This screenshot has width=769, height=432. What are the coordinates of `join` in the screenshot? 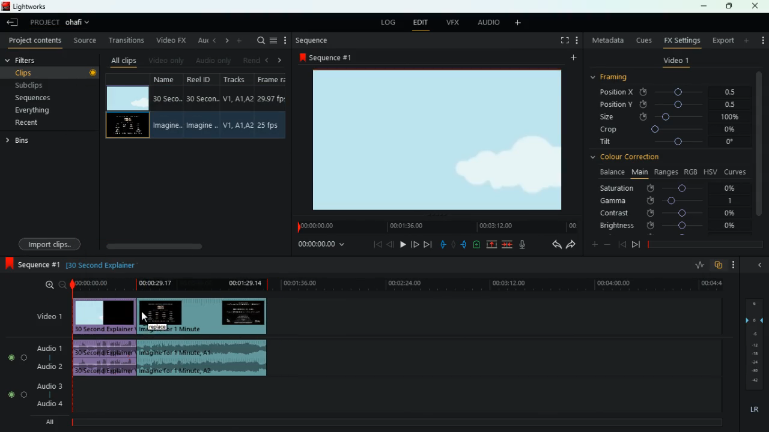 It's located at (506, 245).